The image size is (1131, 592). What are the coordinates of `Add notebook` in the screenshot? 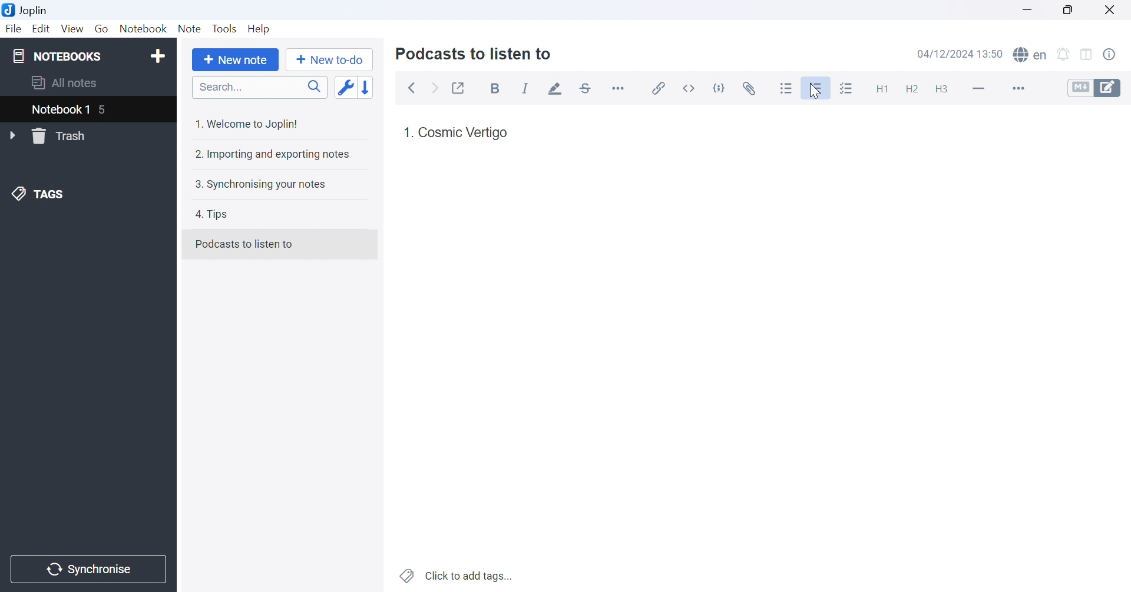 It's located at (157, 58).